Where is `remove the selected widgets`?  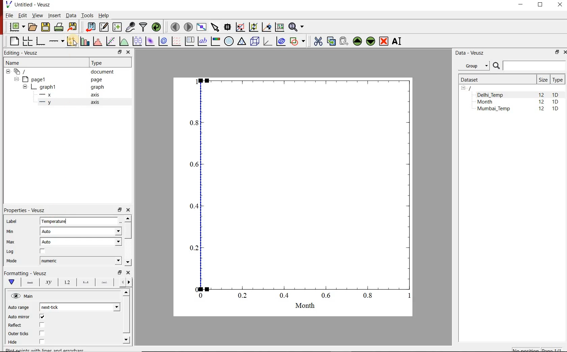 remove the selected widgets is located at coordinates (384, 41).